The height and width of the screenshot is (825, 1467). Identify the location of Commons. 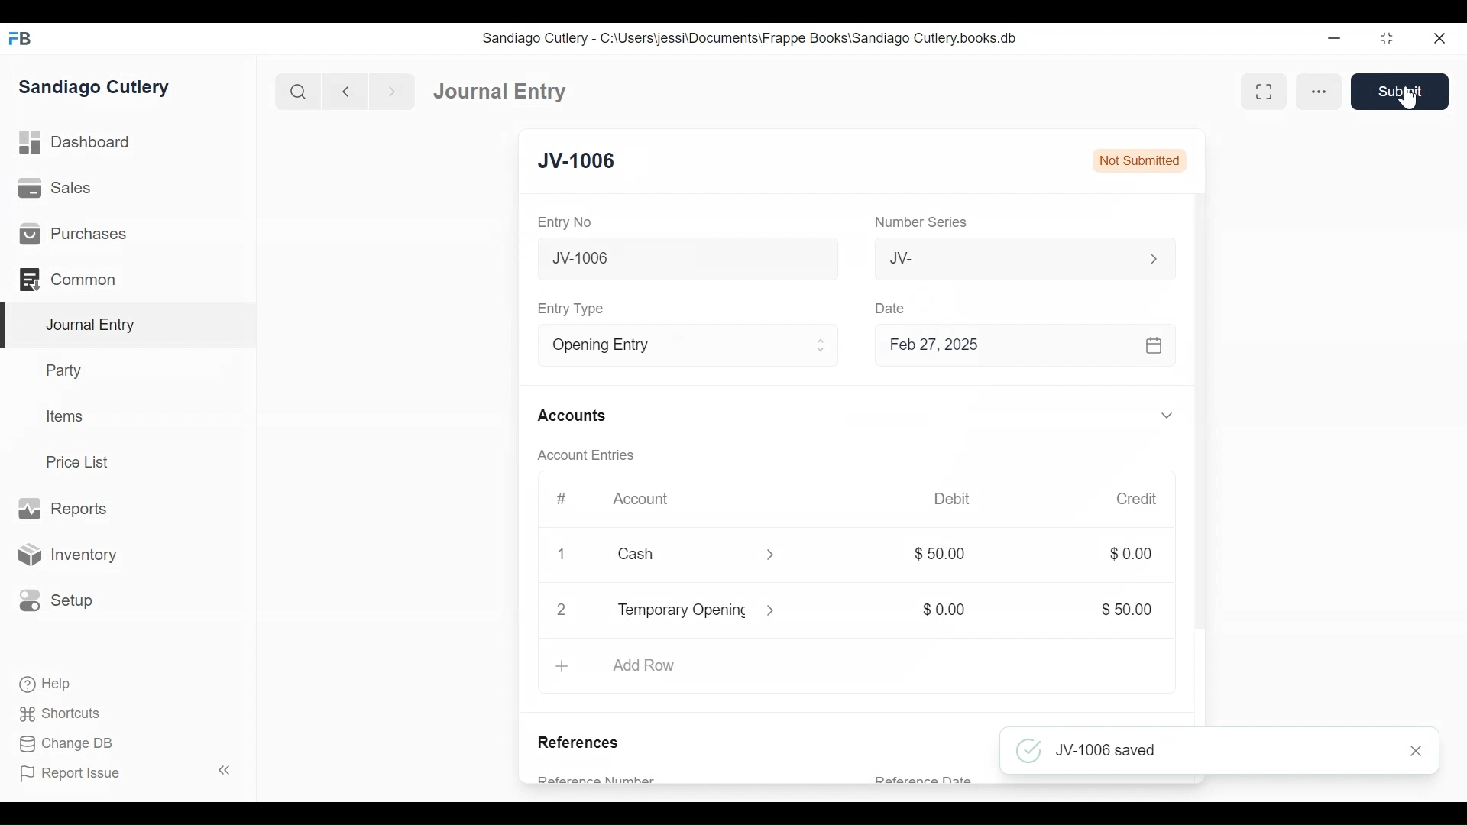
(66, 279).